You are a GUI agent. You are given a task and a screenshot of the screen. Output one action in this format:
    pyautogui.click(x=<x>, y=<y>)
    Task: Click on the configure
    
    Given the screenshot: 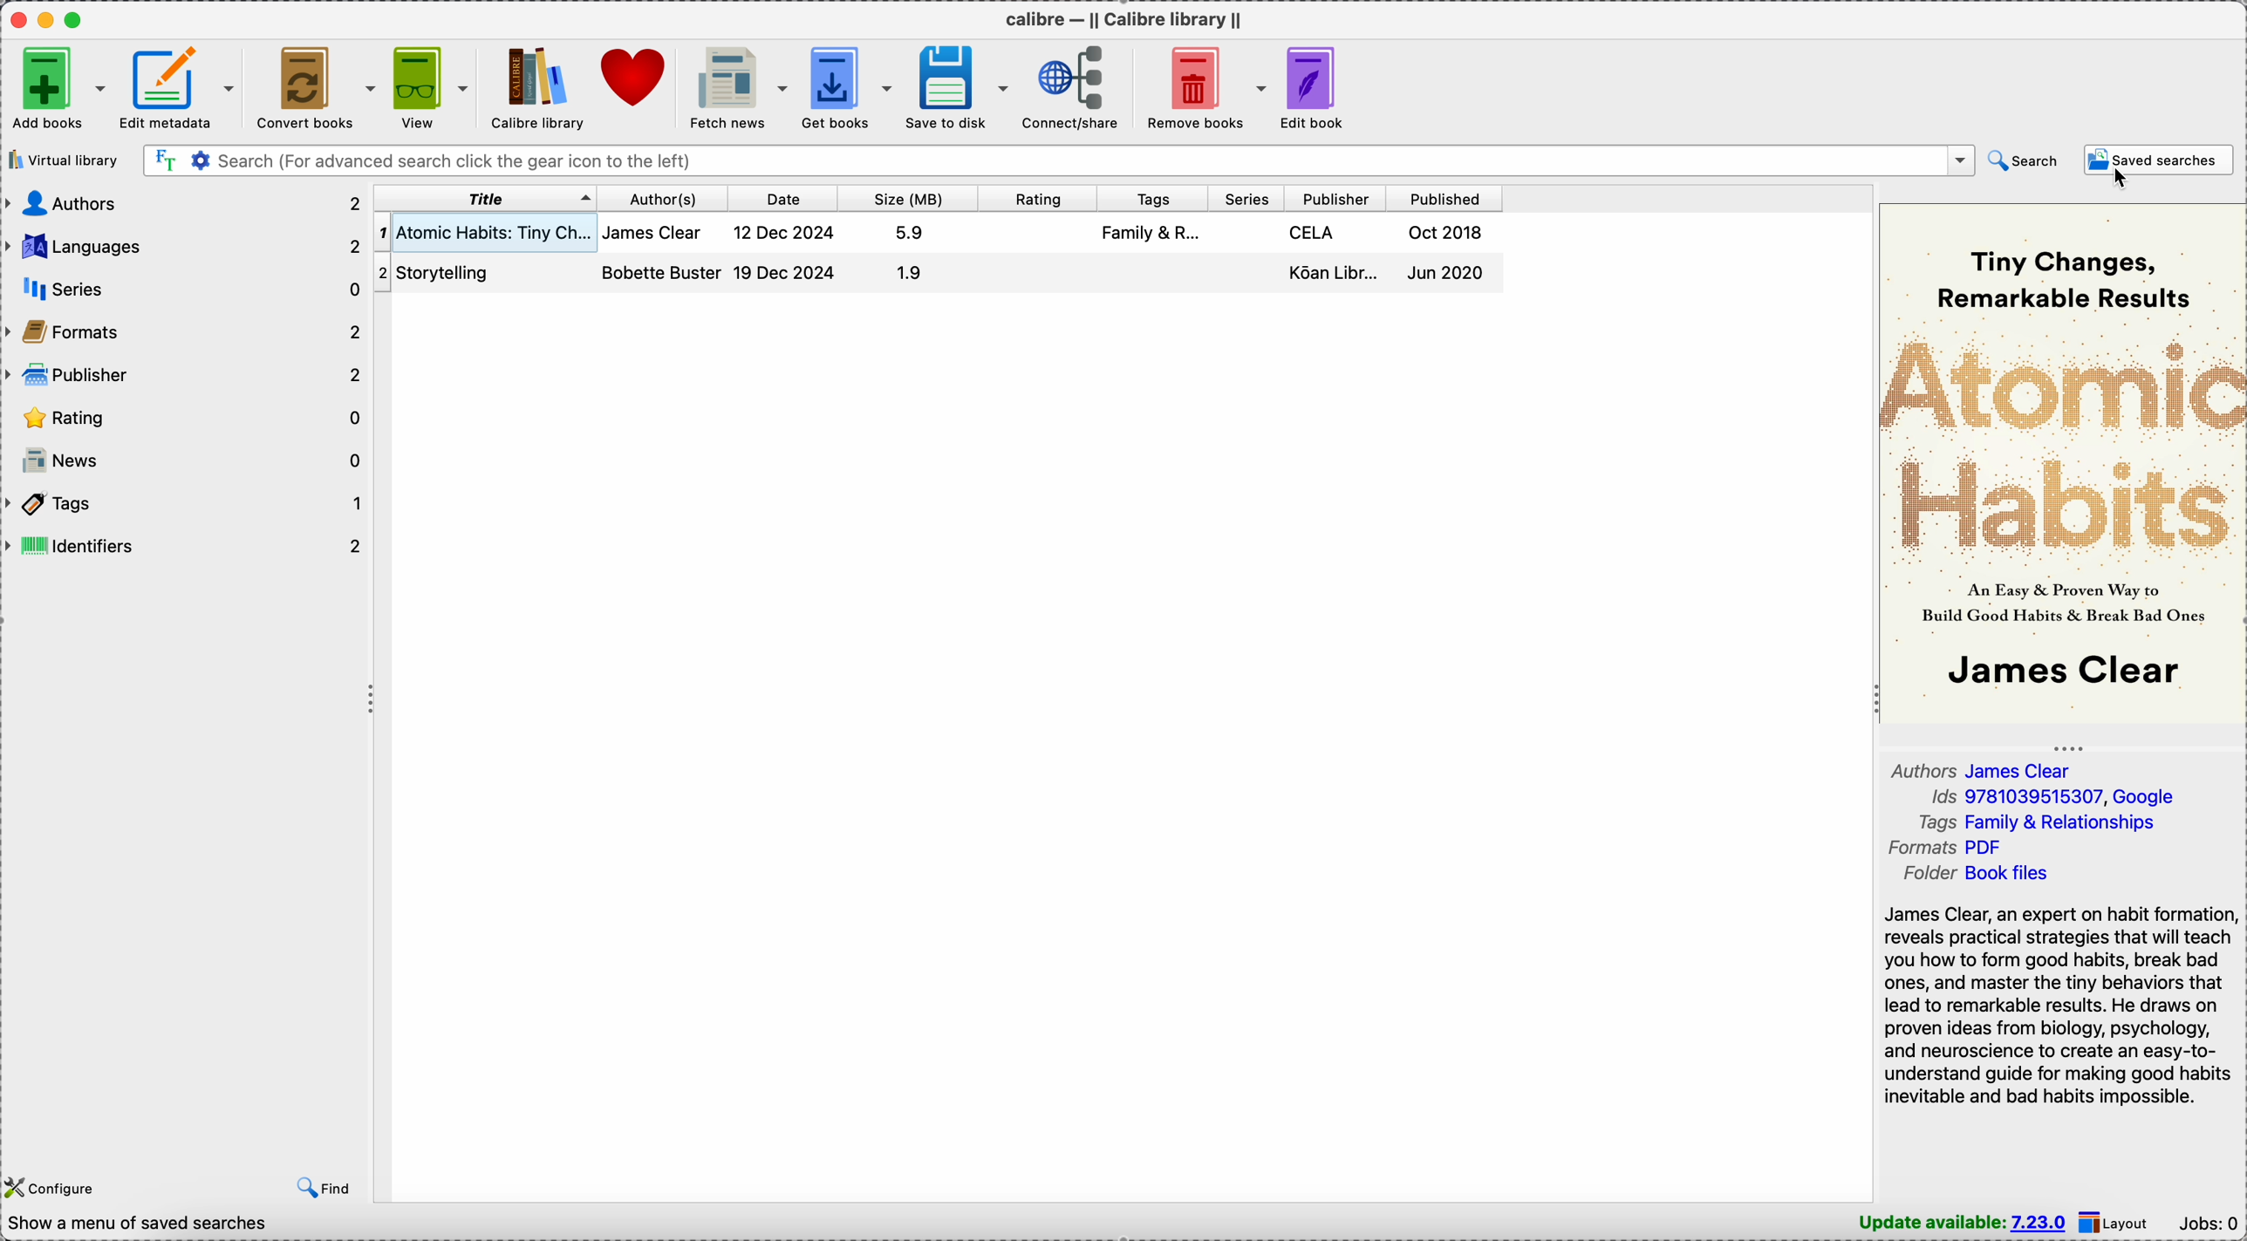 What is the action you would take?
    pyautogui.click(x=51, y=1188)
    